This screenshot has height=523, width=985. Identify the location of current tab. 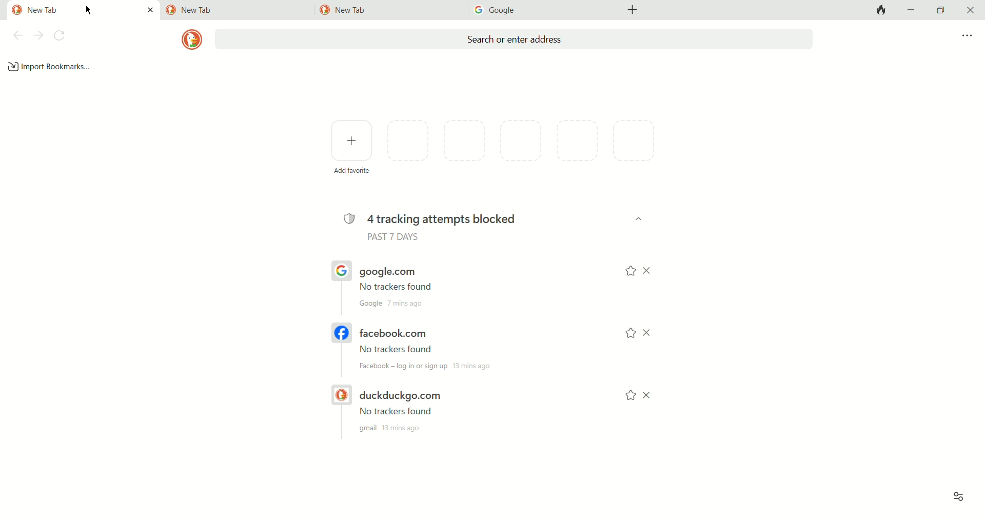
(81, 9).